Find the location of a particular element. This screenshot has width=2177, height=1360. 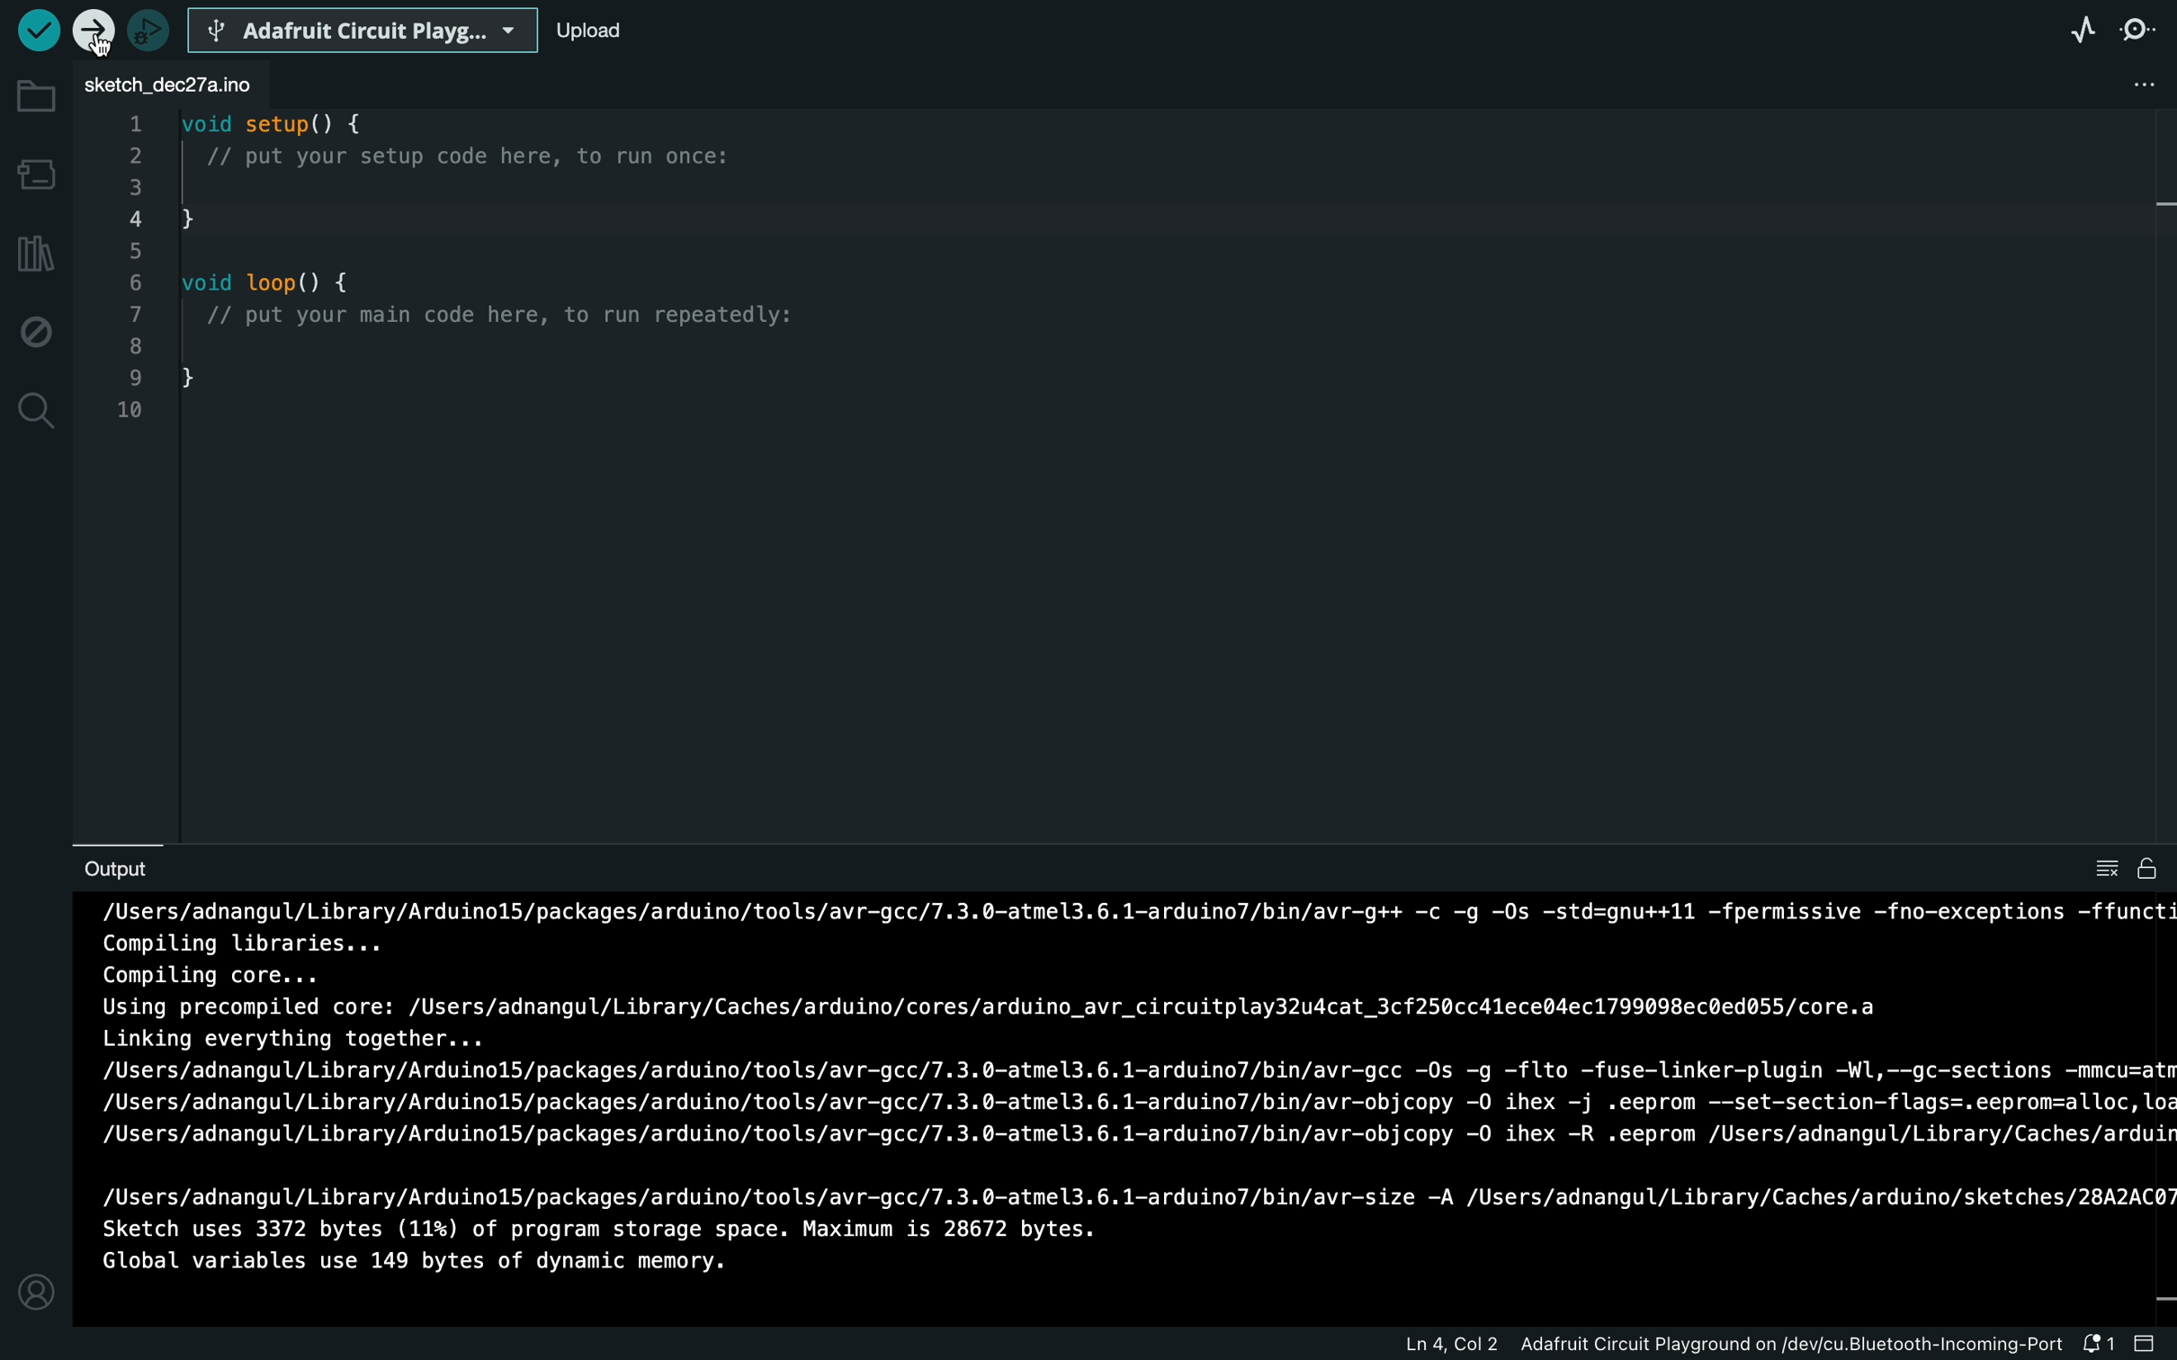

verify is located at coordinates (36, 31).